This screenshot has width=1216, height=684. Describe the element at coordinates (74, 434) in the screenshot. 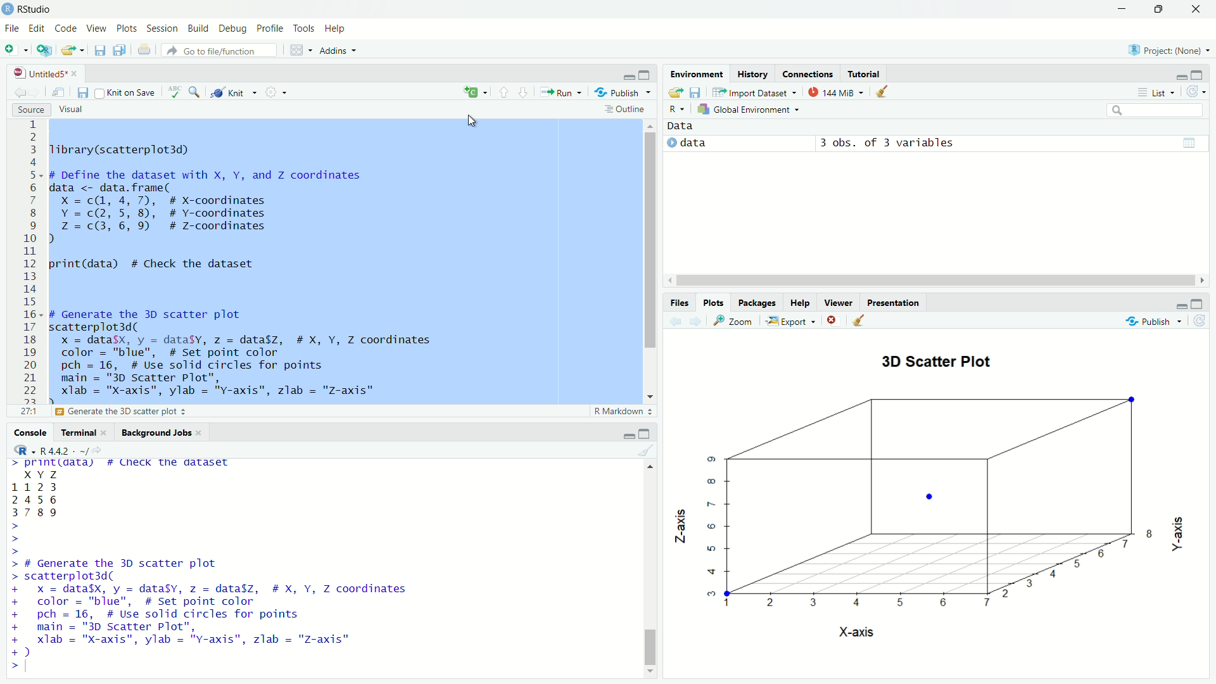

I see `terminal` at that location.